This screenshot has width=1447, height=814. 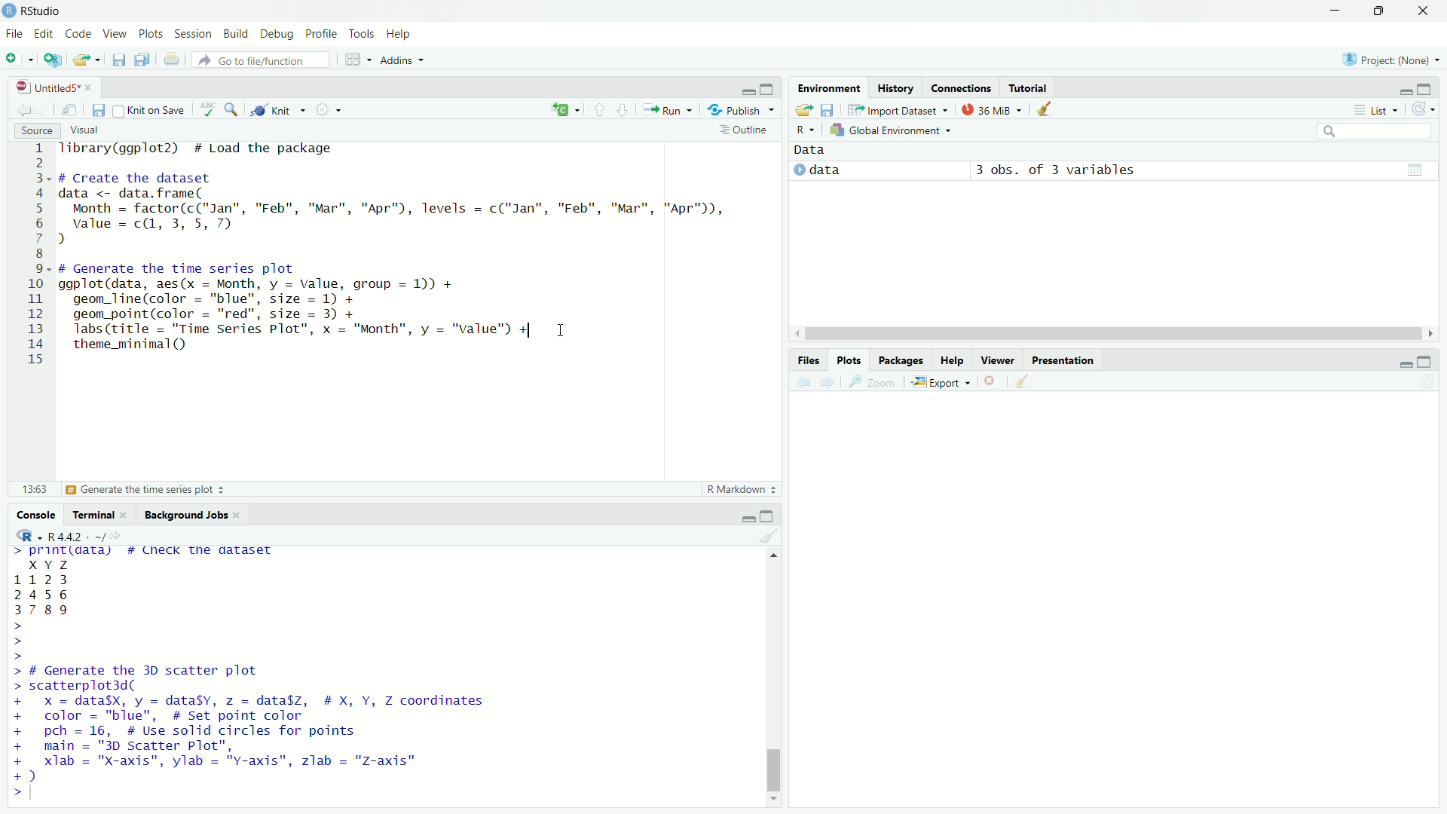 What do you see at coordinates (941, 381) in the screenshot?
I see `export` at bounding box center [941, 381].